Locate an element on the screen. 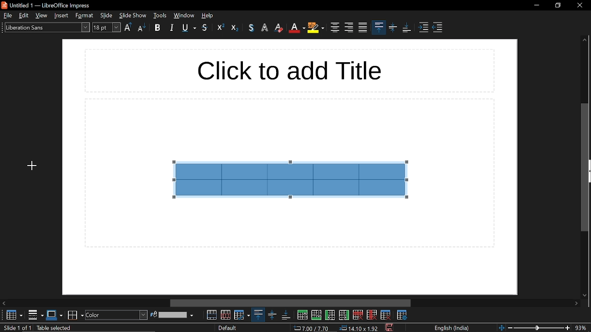 This screenshot has height=332, width=591. upper case is located at coordinates (128, 27).